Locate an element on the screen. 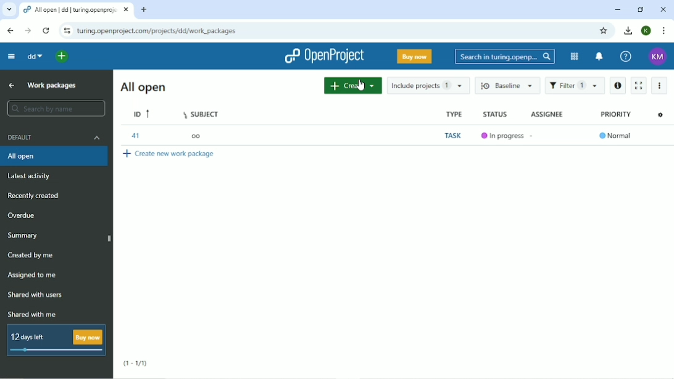 The image size is (674, 379). Include projects 1 is located at coordinates (428, 85).